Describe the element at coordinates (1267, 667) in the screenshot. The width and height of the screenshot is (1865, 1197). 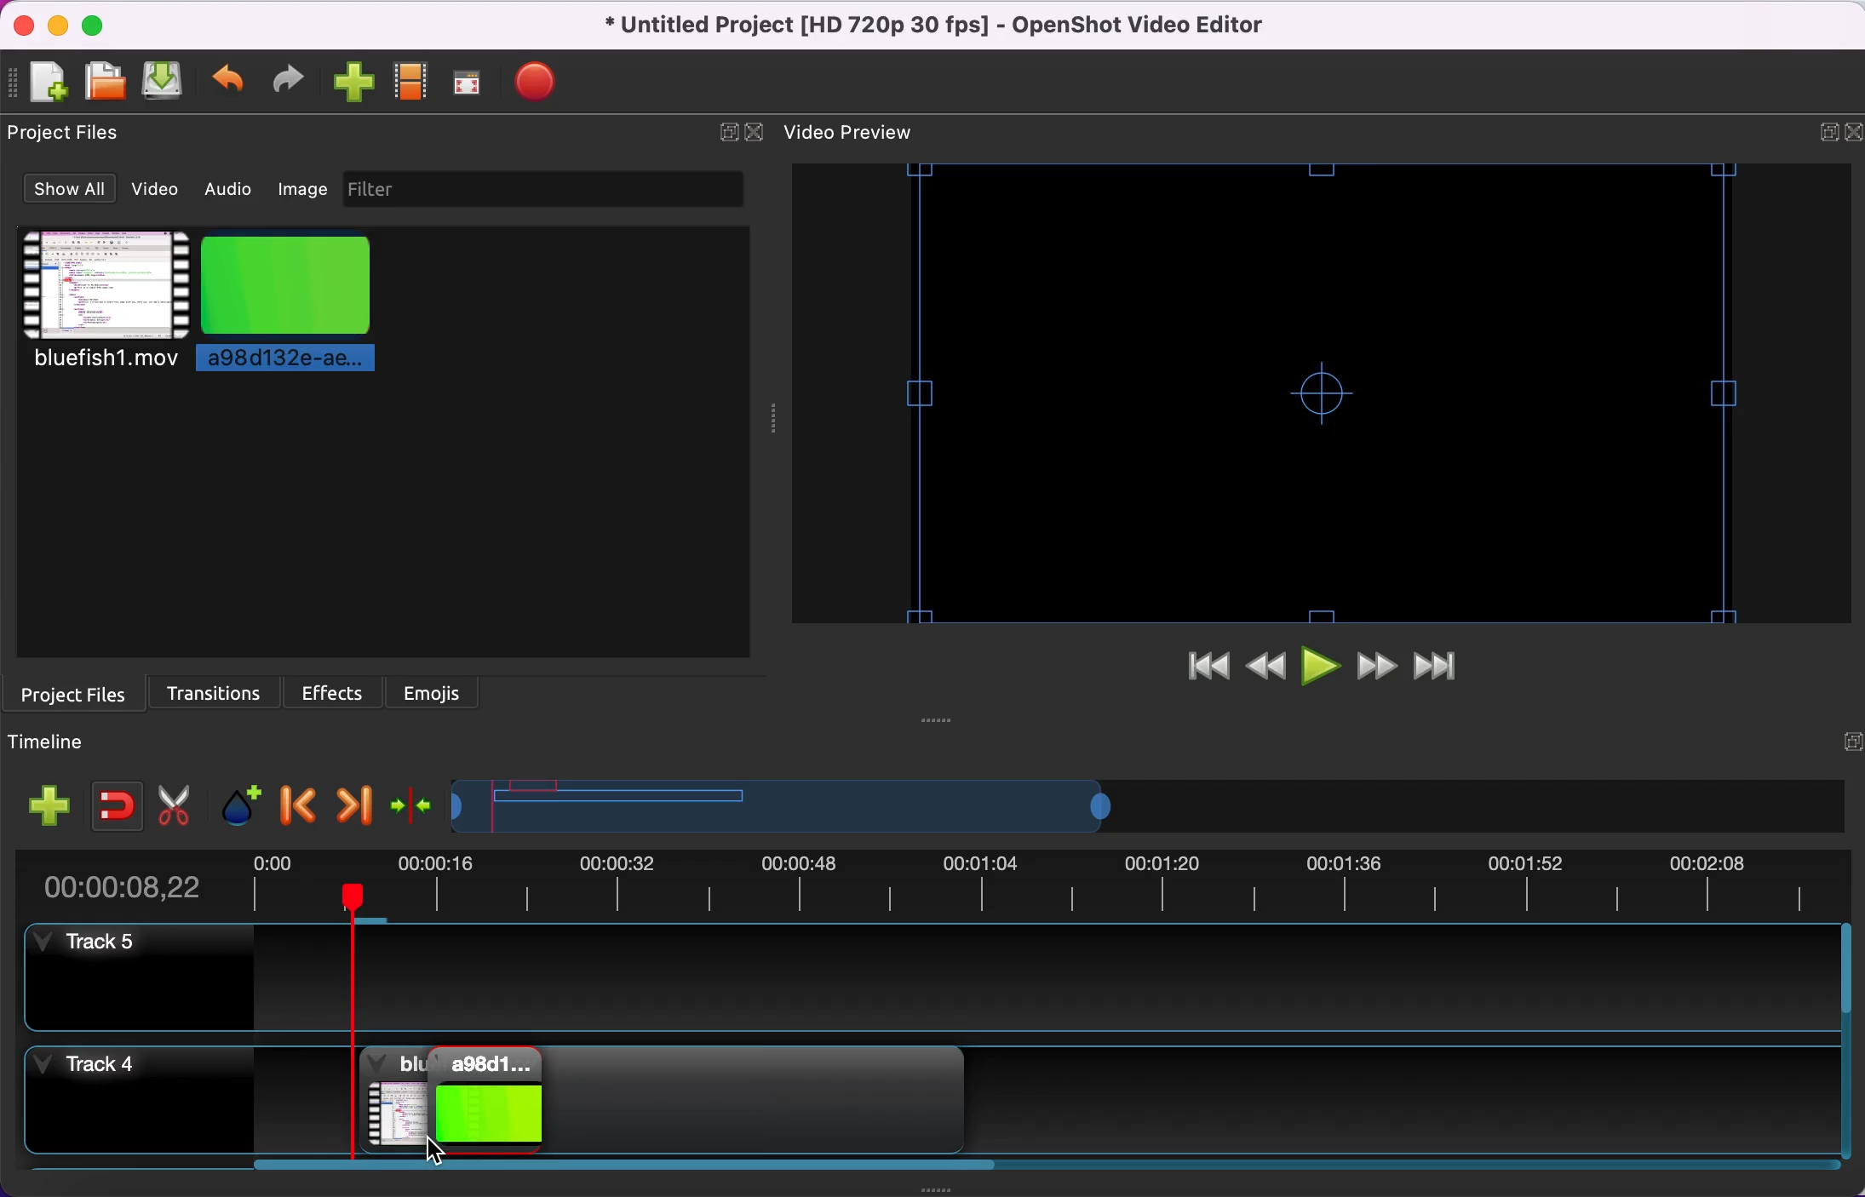
I see `rewind` at that location.